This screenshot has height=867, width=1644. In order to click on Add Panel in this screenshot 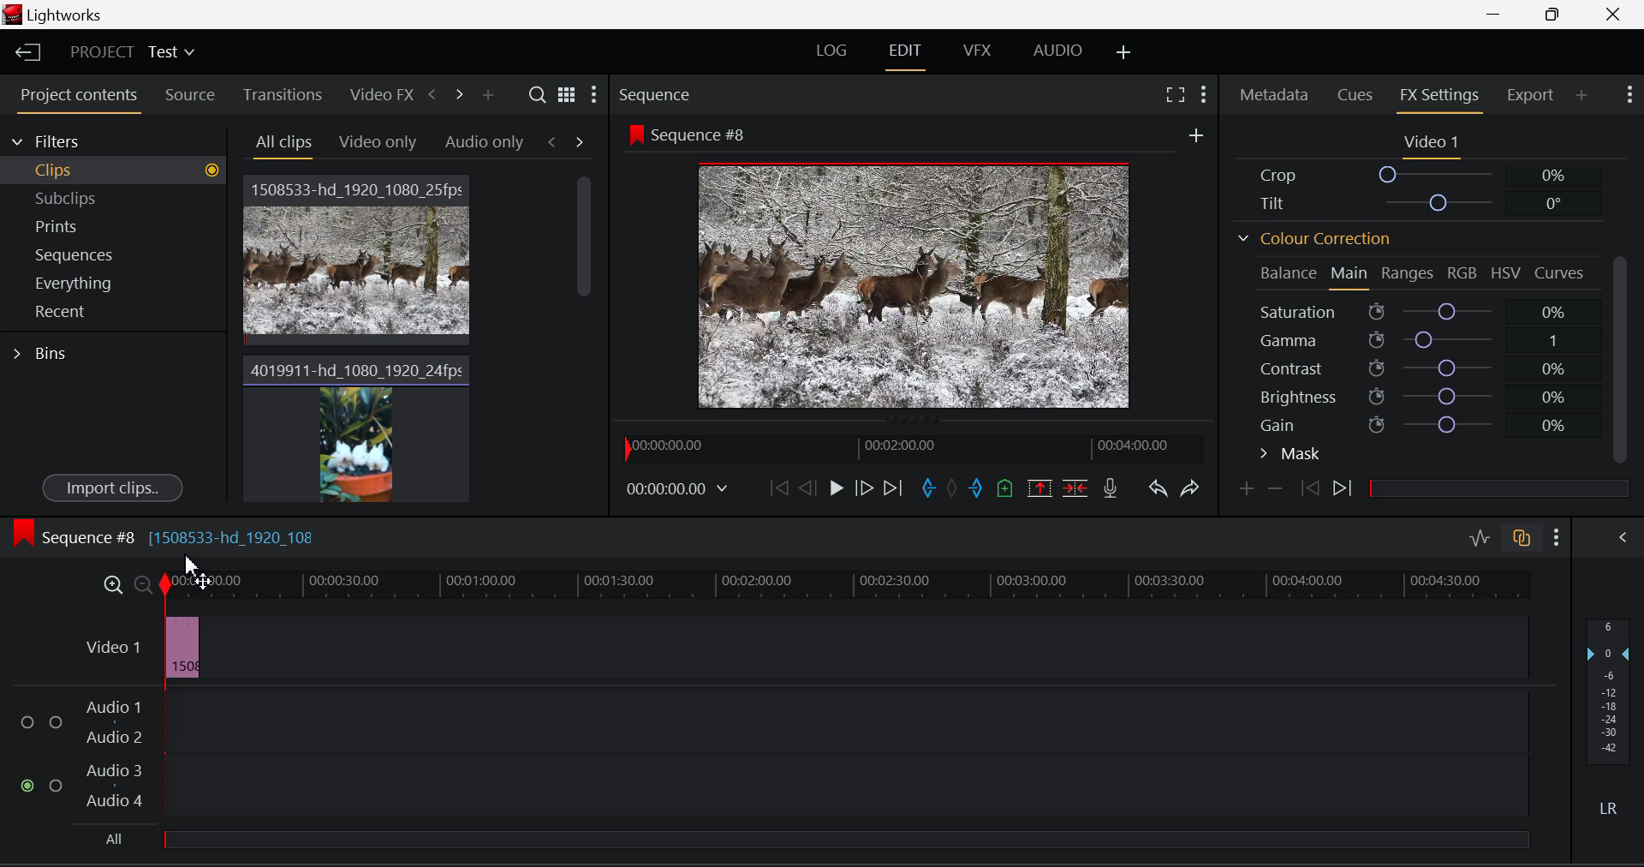, I will do `click(1583, 97)`.